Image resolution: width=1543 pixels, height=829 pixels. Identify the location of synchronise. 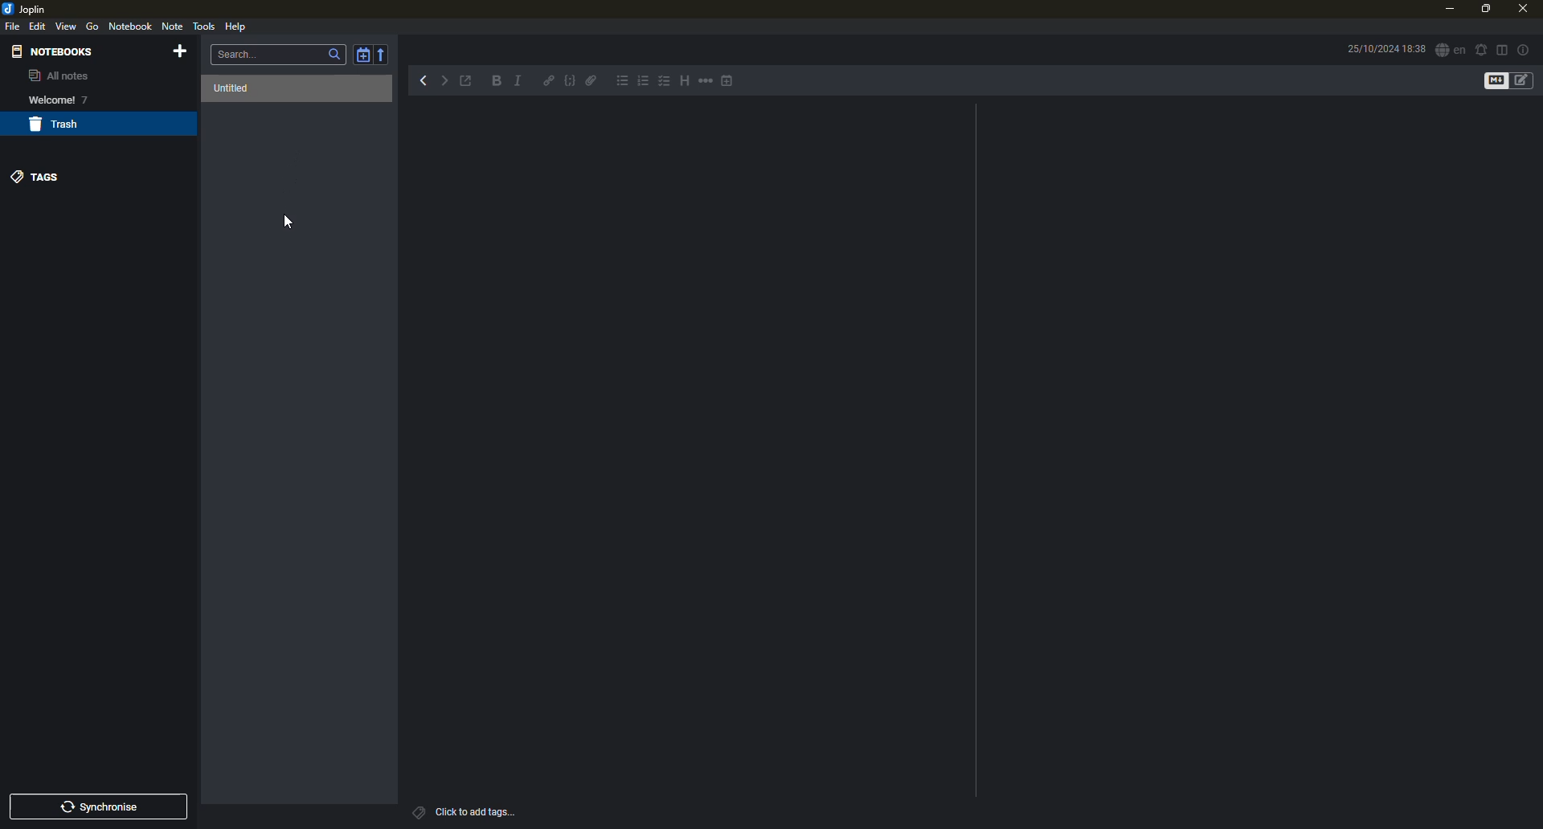
(104, 807).